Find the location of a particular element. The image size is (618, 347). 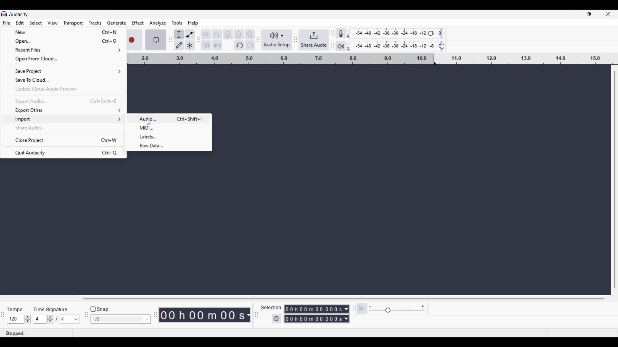

00h00m00.000s is located at coordinates (317, 308).